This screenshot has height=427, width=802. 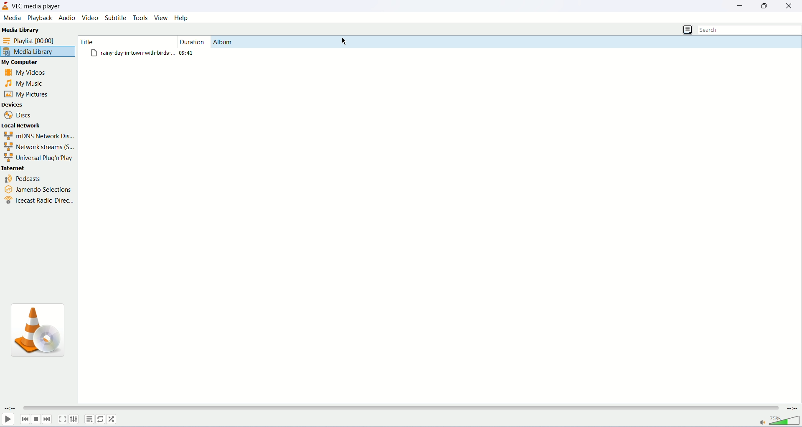 I want to click on progress bar, so click(x=401, y=408).